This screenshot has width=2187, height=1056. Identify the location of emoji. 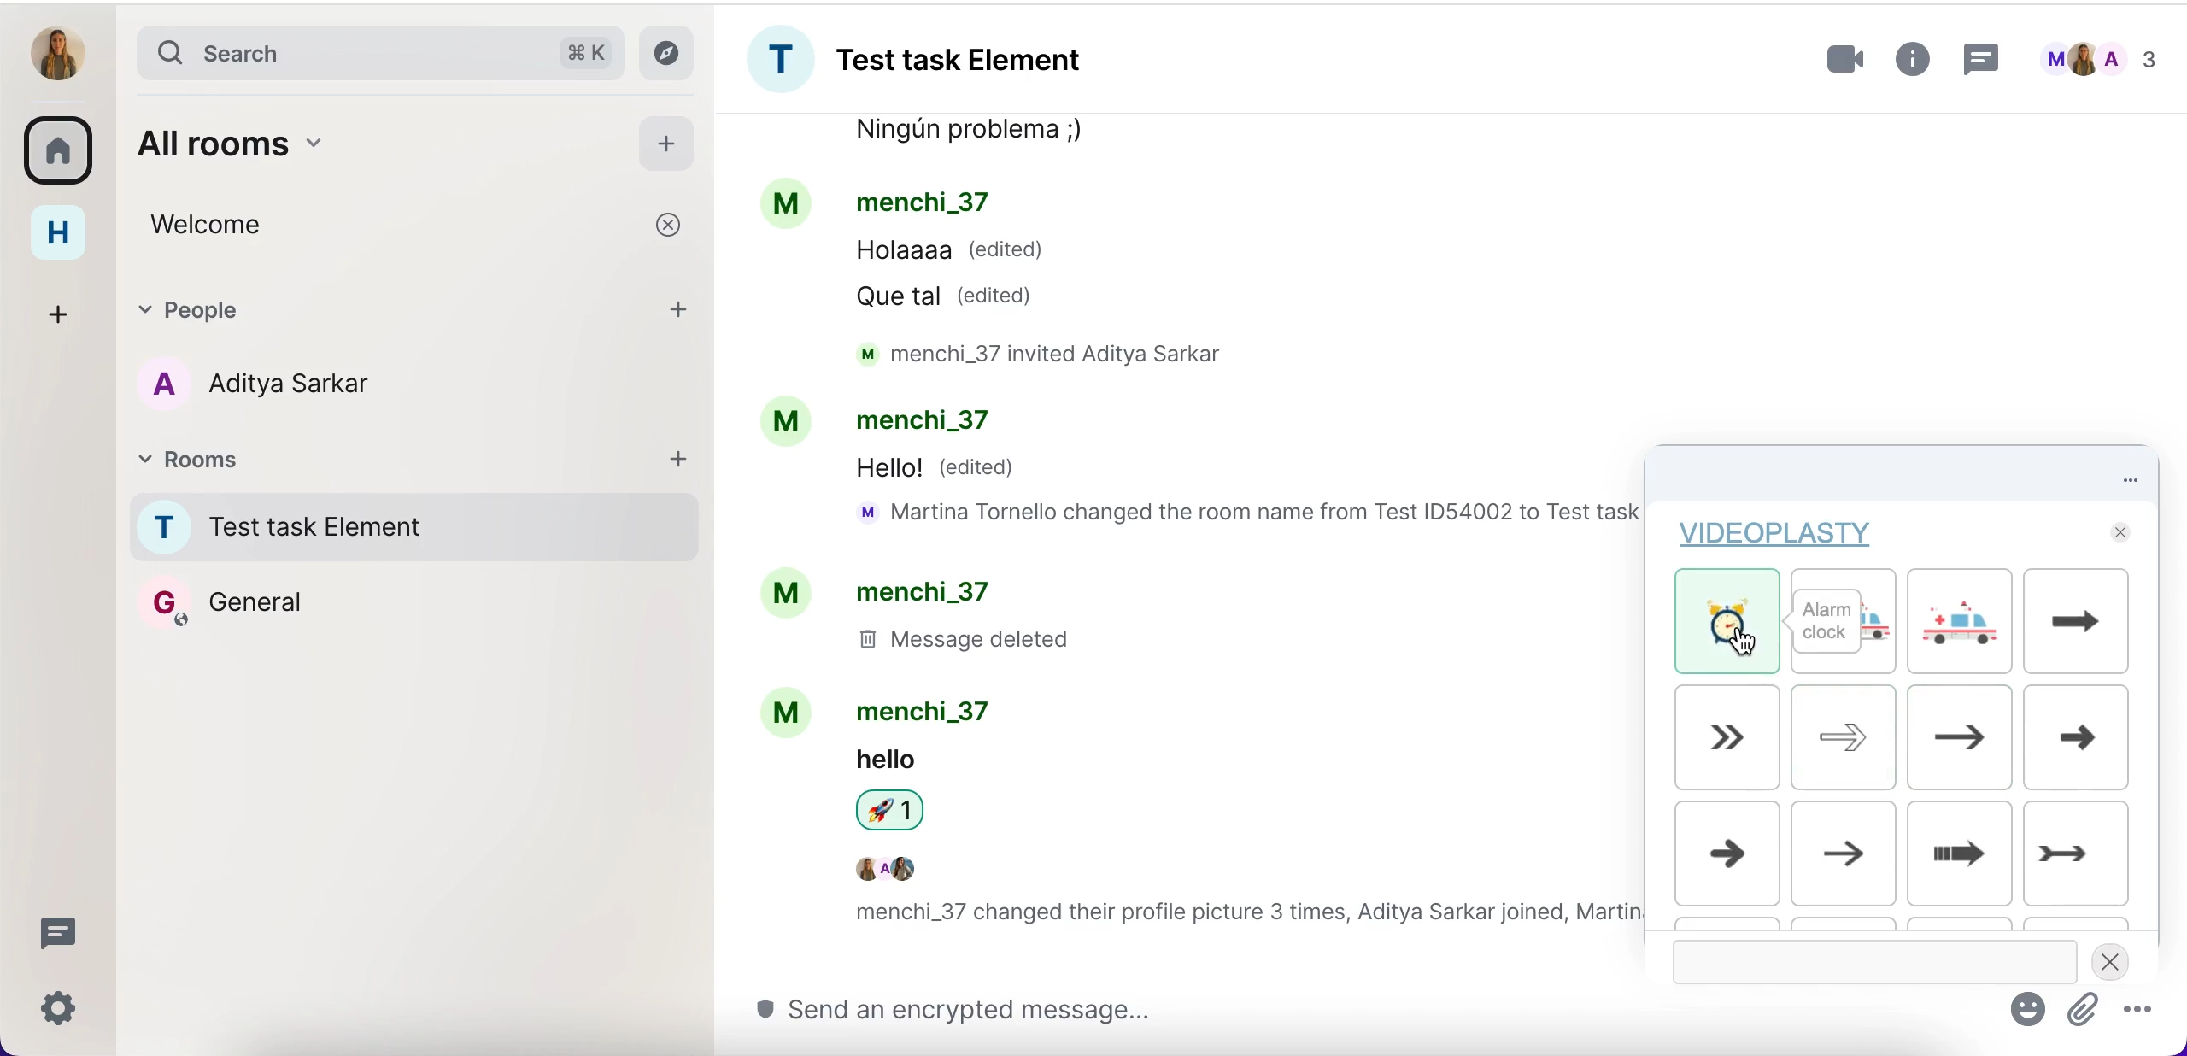
(2028, 1011).